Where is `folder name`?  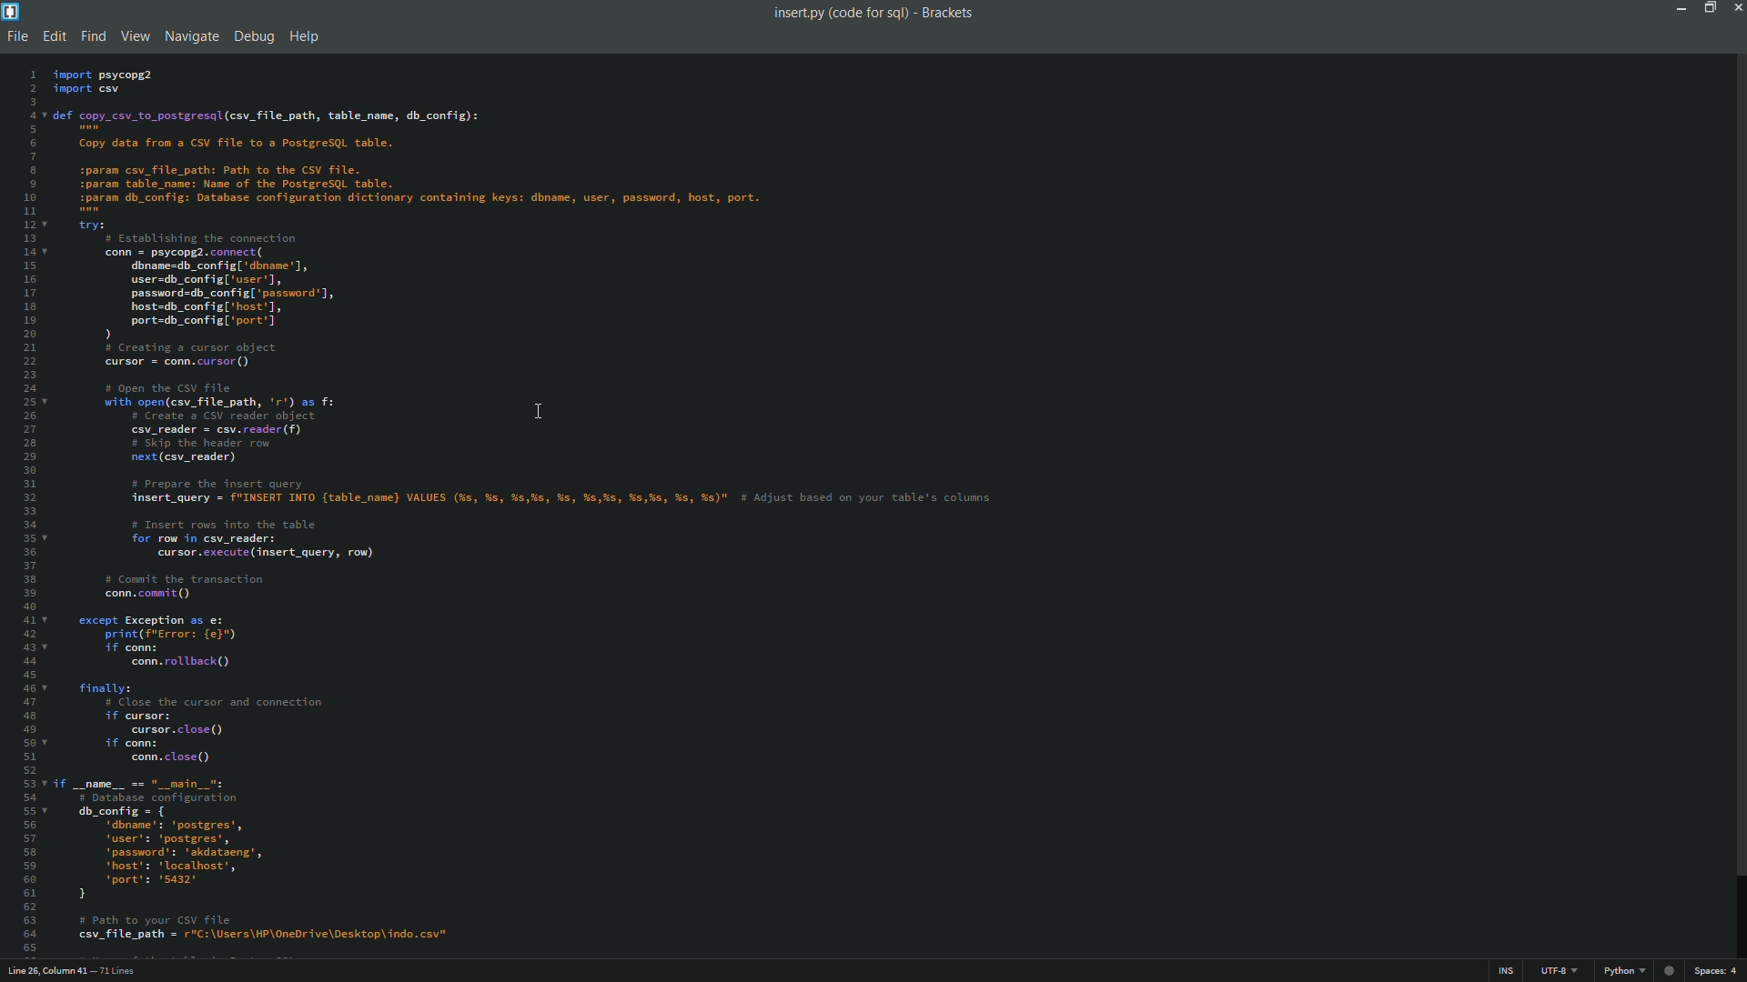 folder name is located at coordinates (869, 13).